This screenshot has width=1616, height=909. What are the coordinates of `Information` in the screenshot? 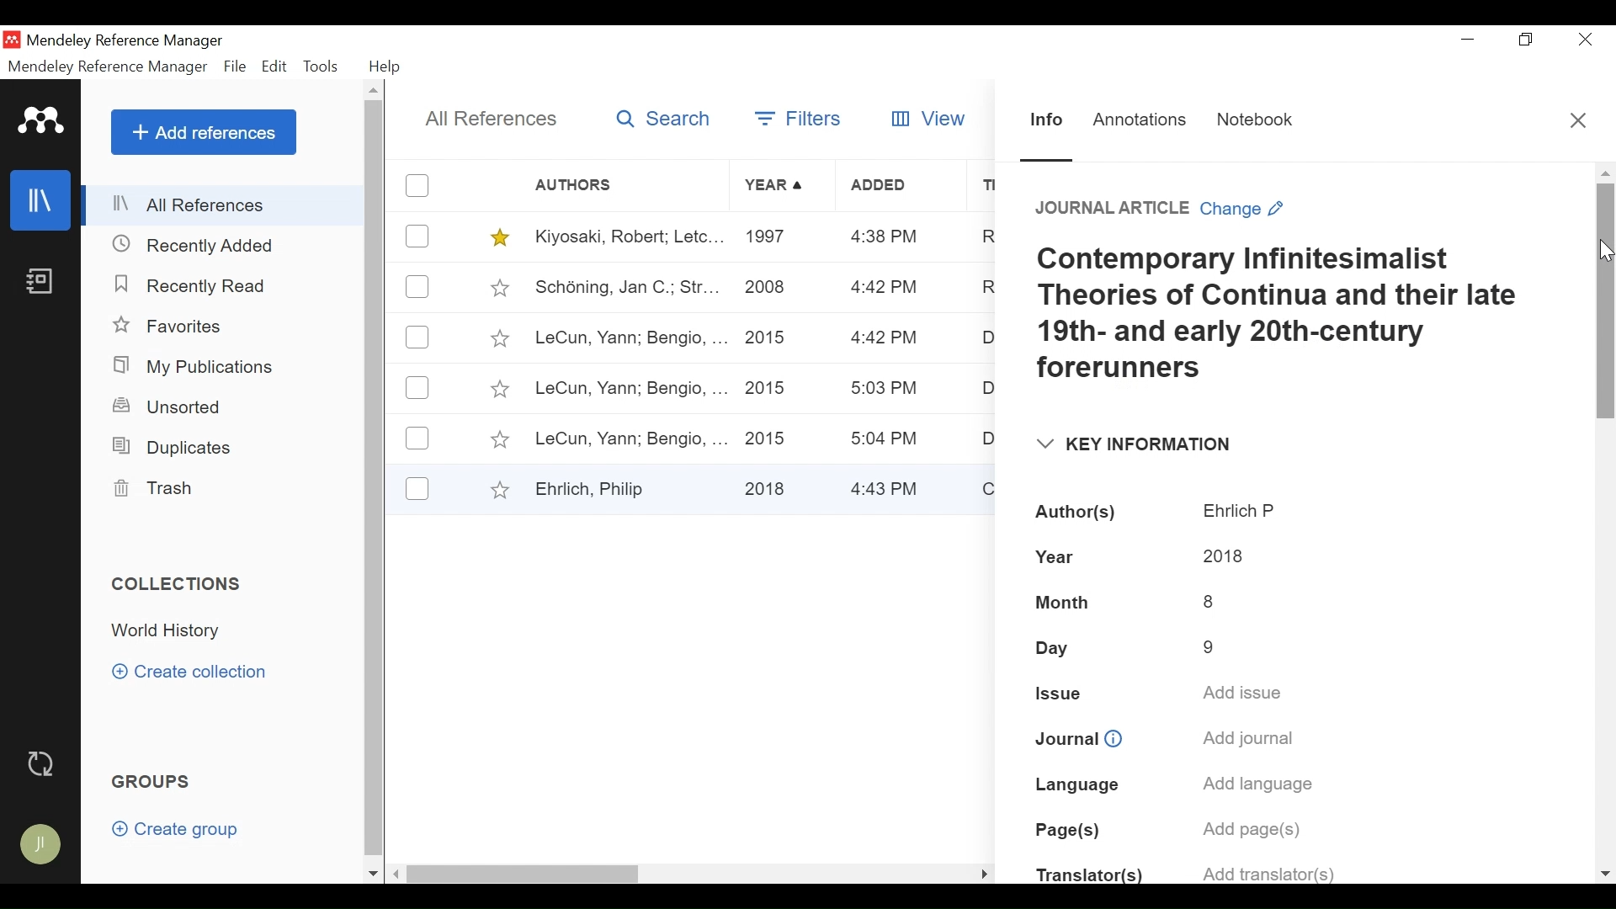 It's located at (1047, 125).